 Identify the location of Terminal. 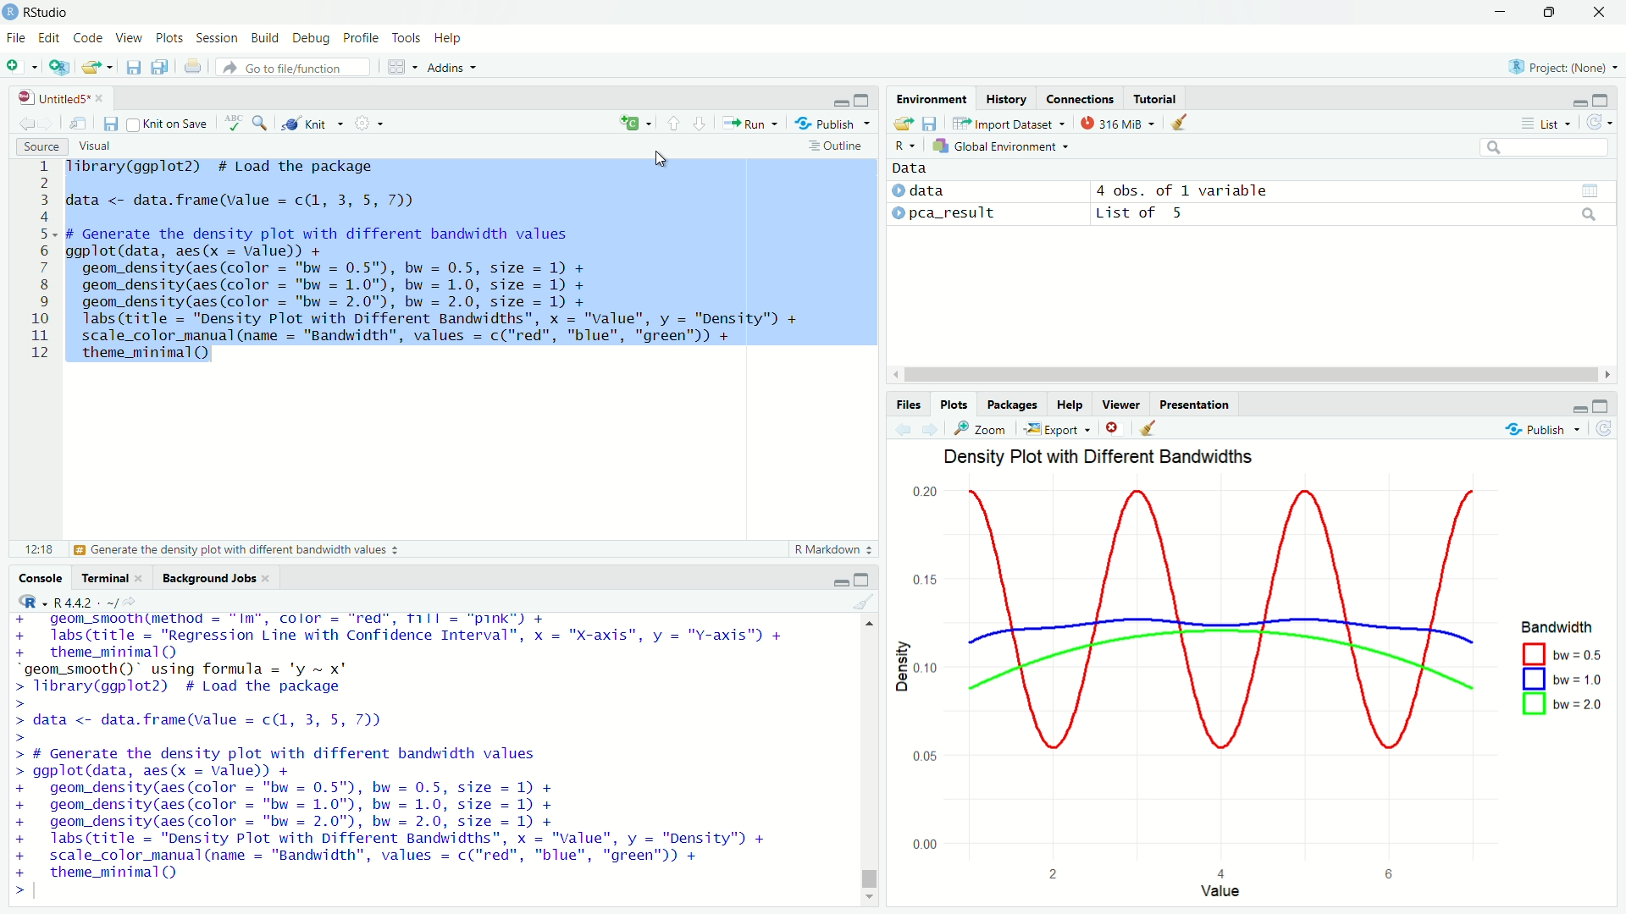
(104, 577).